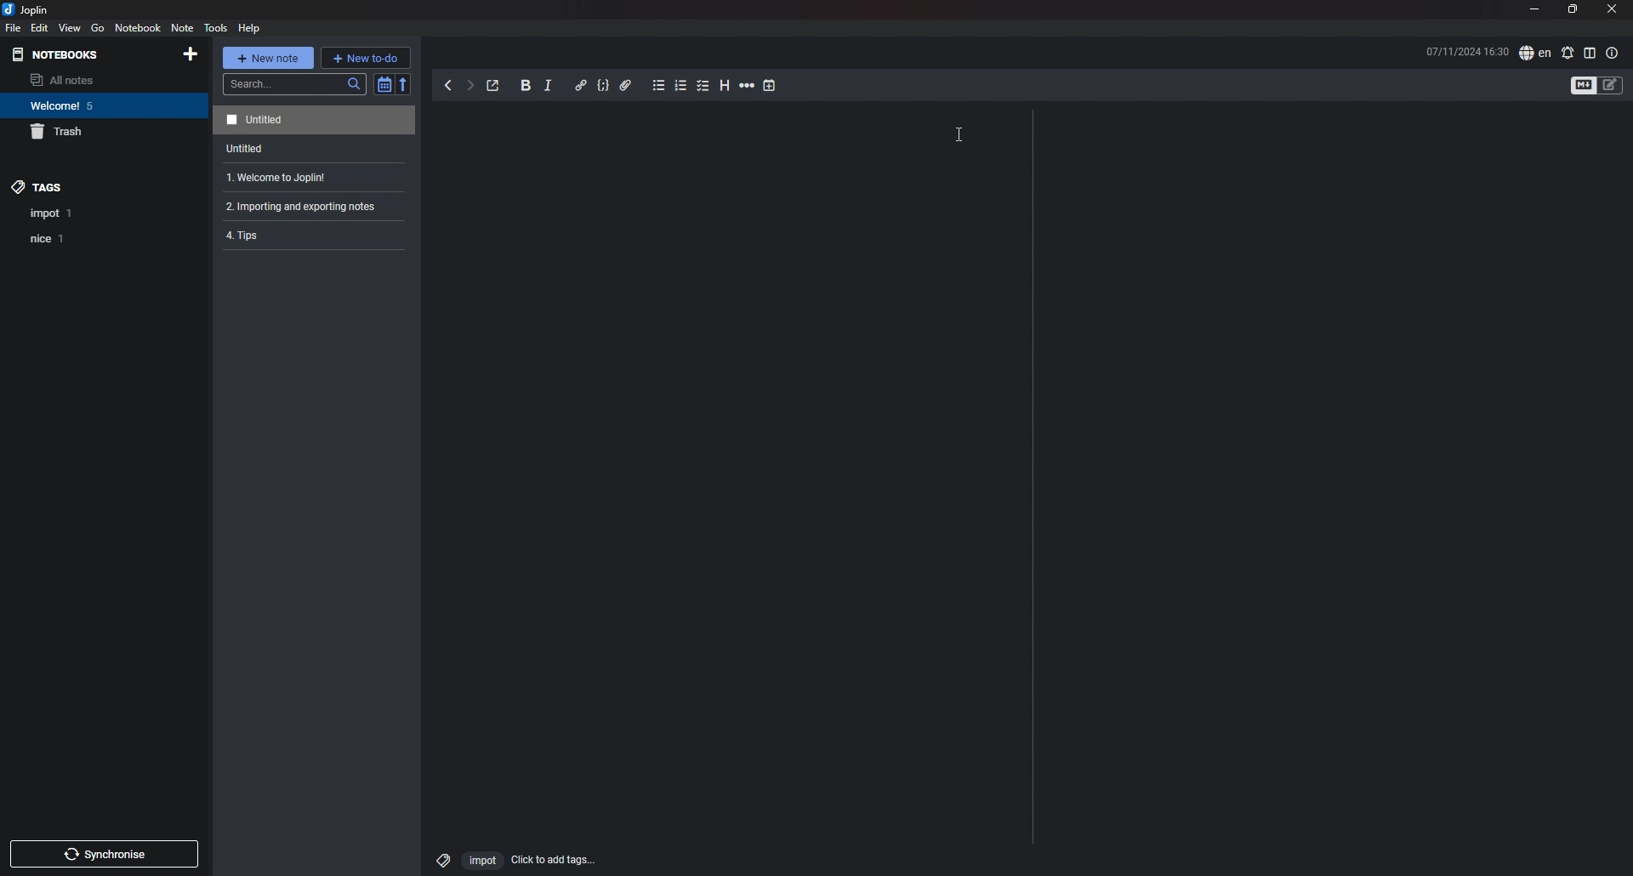 The image size is (1633, 876). What do you see at coordinates (1567, 53) in the screenshot?
I see `spell check` at bounding box center [1567, 53].